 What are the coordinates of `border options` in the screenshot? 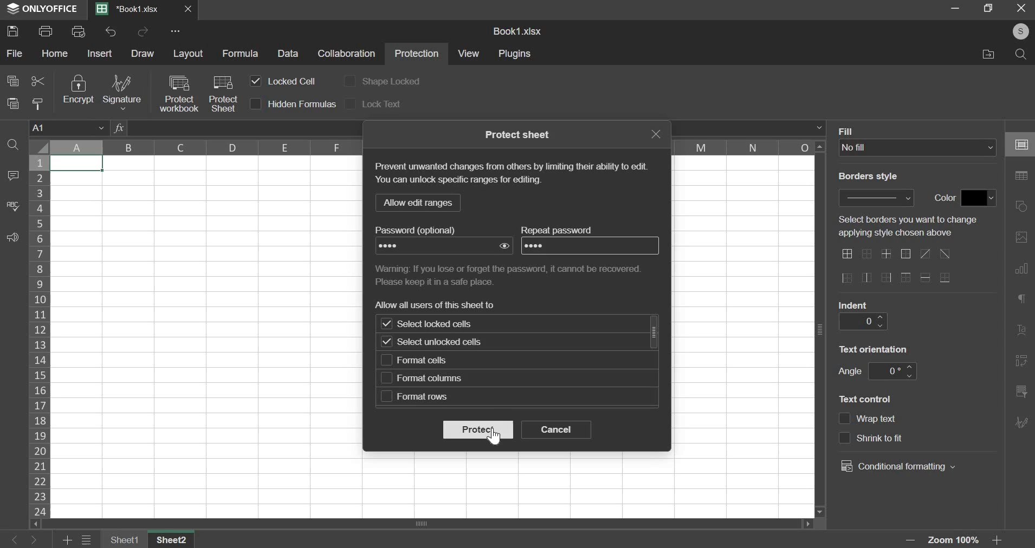 It's located at (906, 278).